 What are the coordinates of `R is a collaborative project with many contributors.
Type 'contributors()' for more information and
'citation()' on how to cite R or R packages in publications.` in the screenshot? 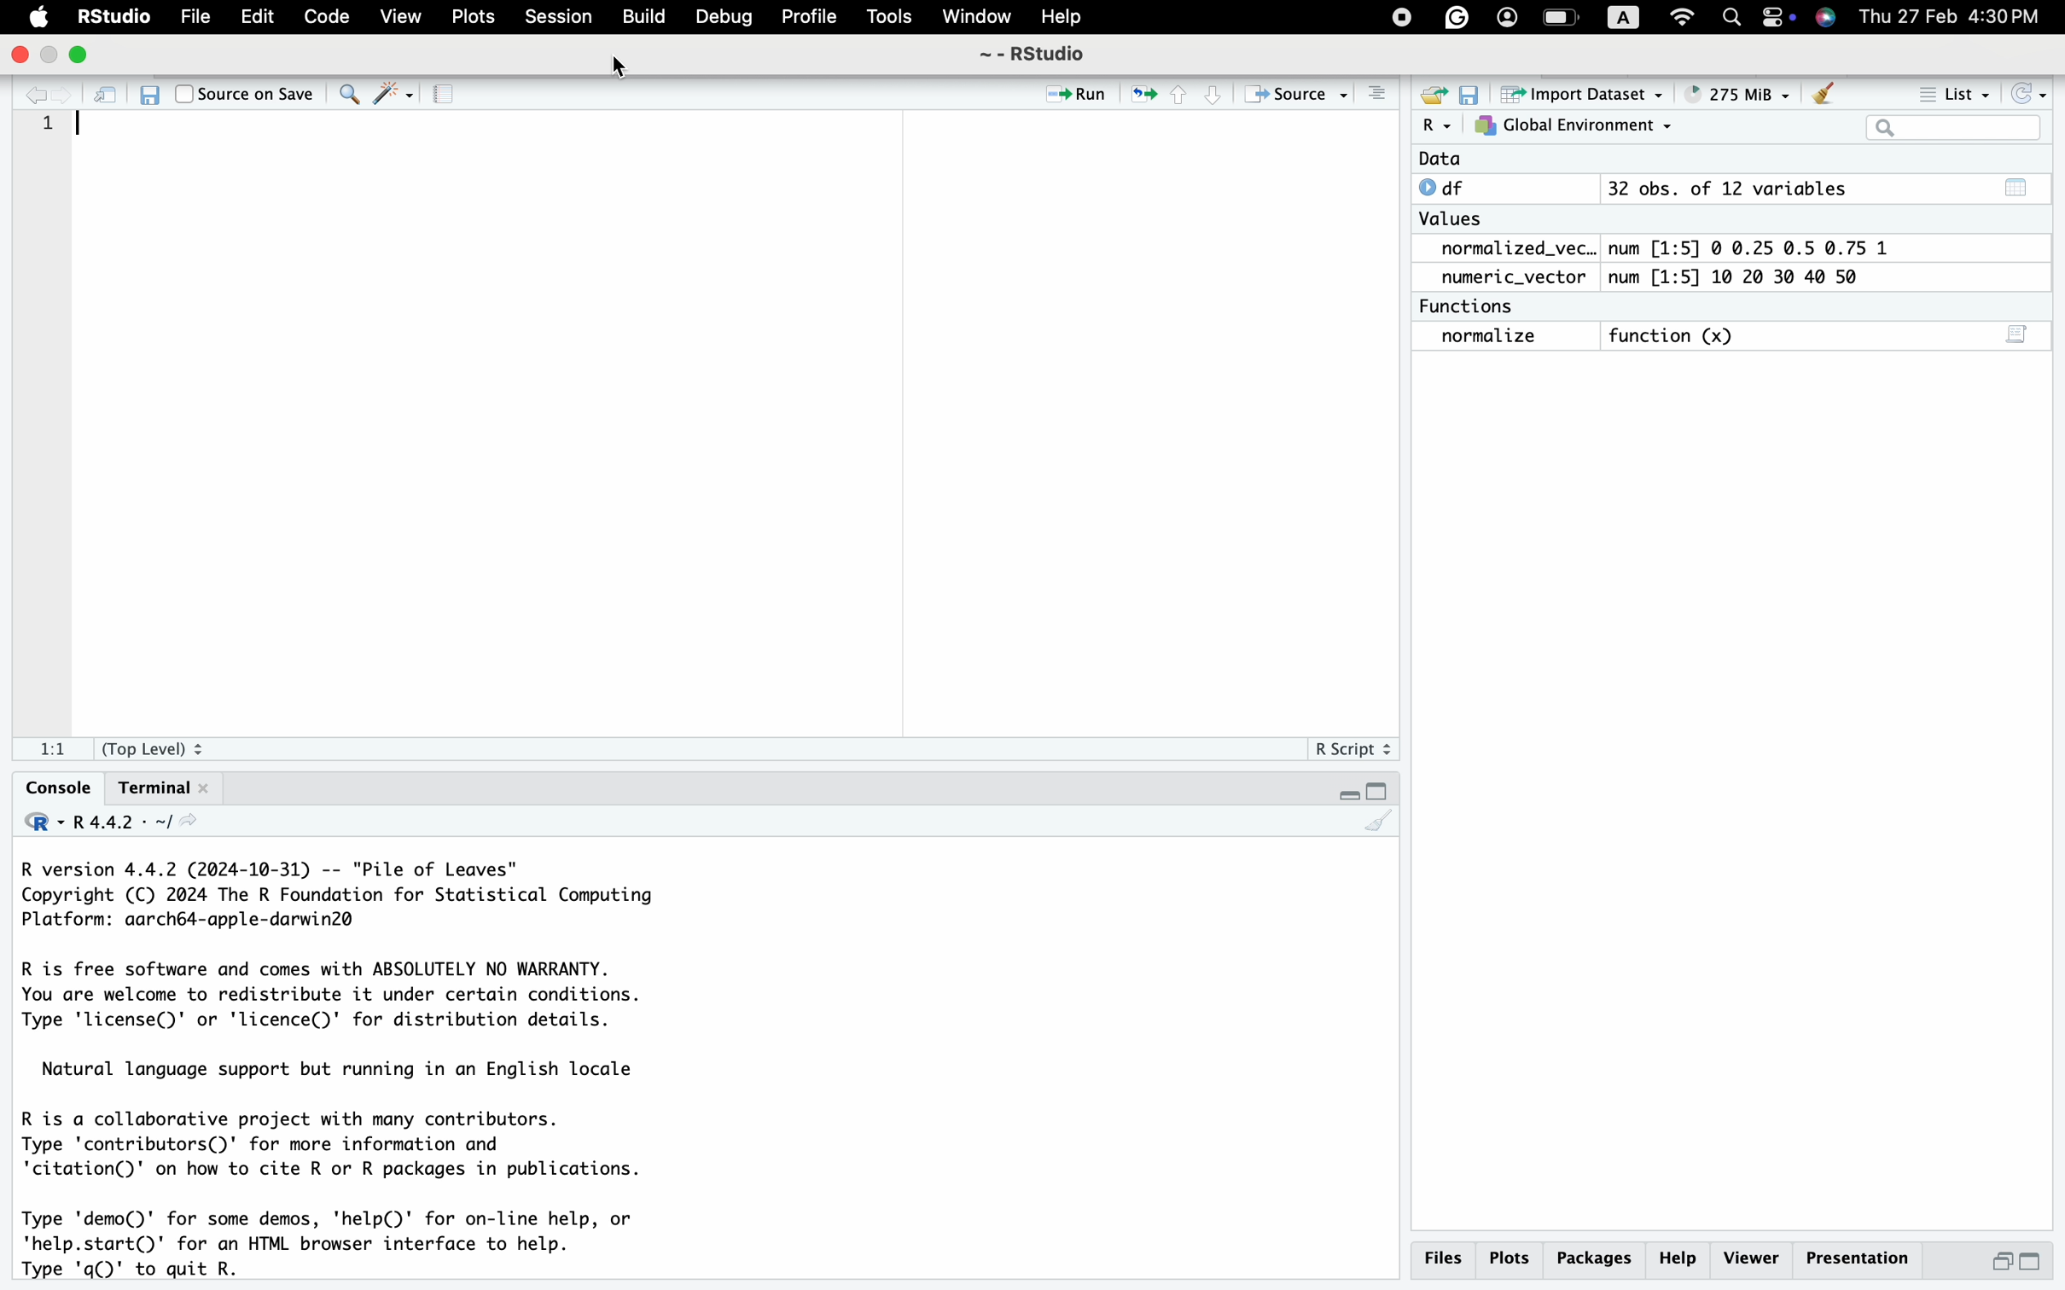 It's located at (350, 1148).